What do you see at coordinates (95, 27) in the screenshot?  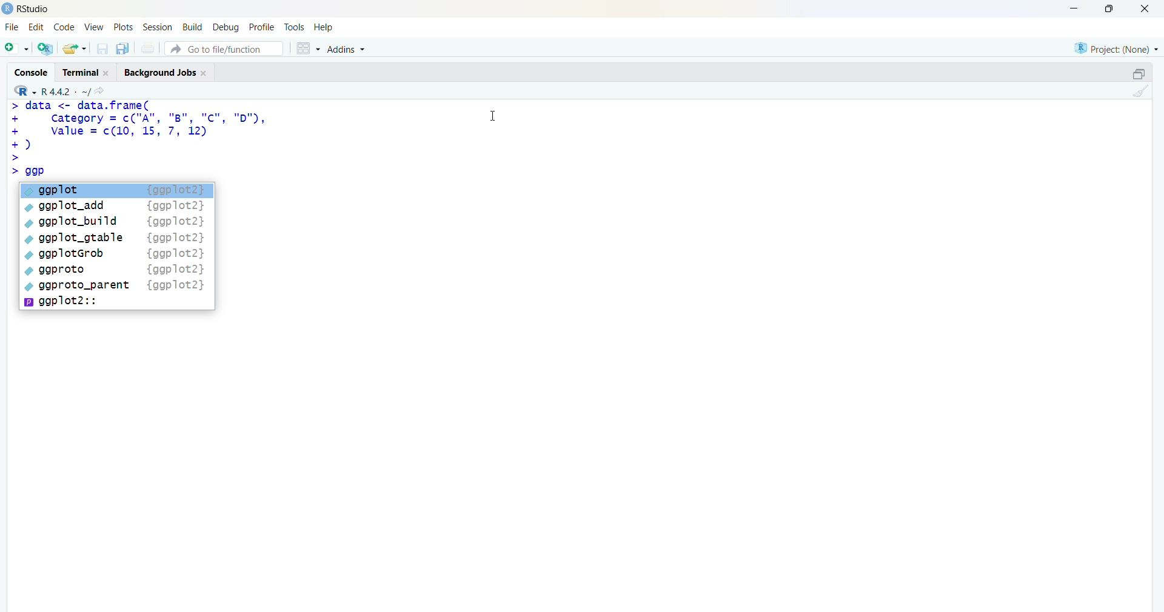 I see `View` at bounding box center [95, 27].